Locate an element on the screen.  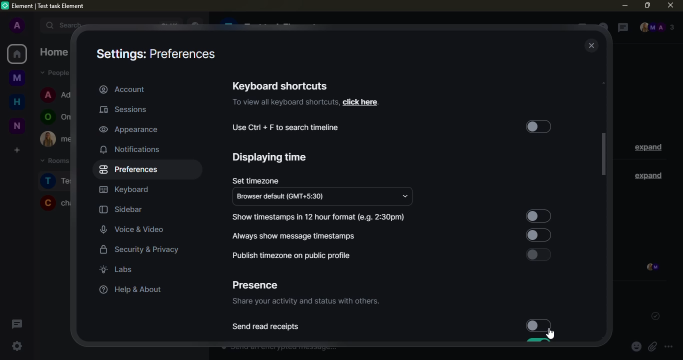
keyboard shortcuts is located at coordinates (280, 85).